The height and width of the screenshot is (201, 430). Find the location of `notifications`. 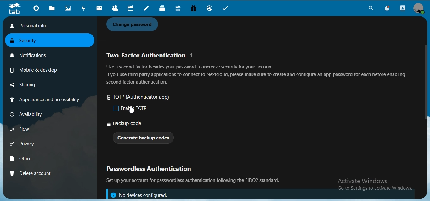

notifications is located at coordinates (389, 9).